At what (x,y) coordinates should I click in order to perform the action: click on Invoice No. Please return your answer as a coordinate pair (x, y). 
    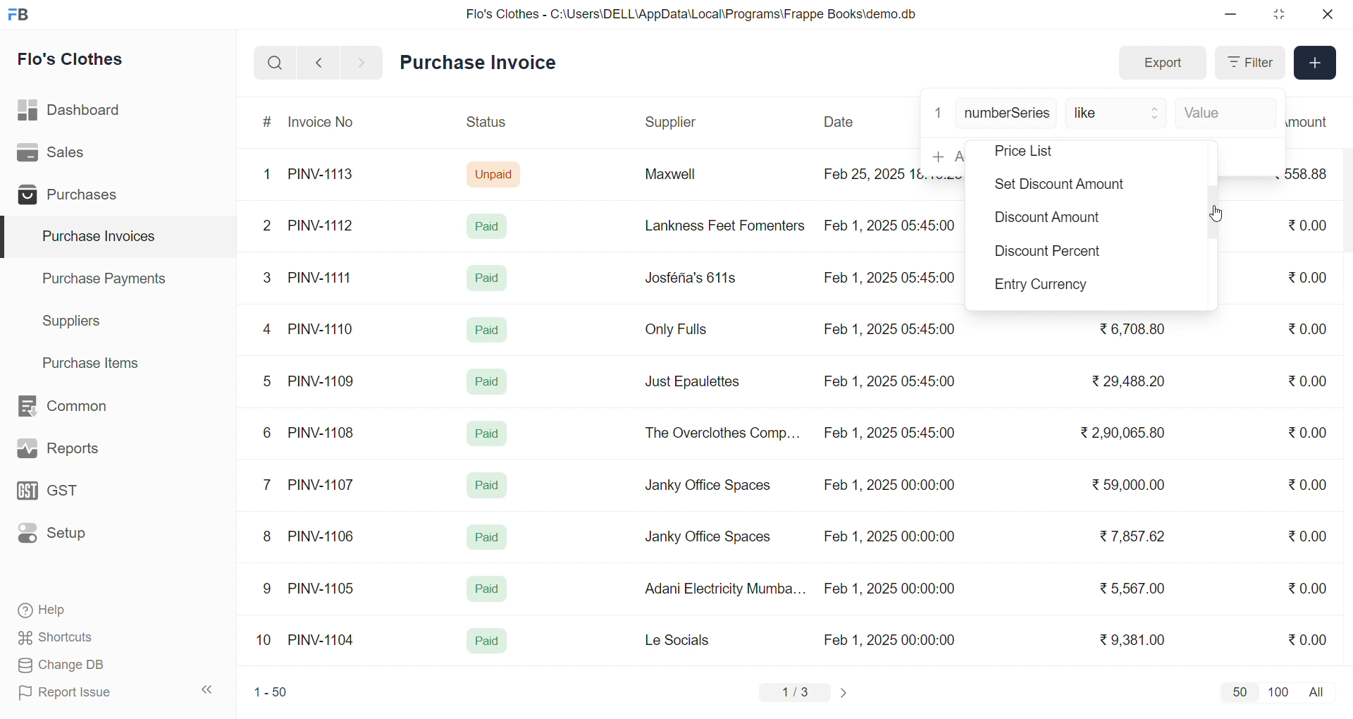
    Looking at the image, I should click on (326, 123).